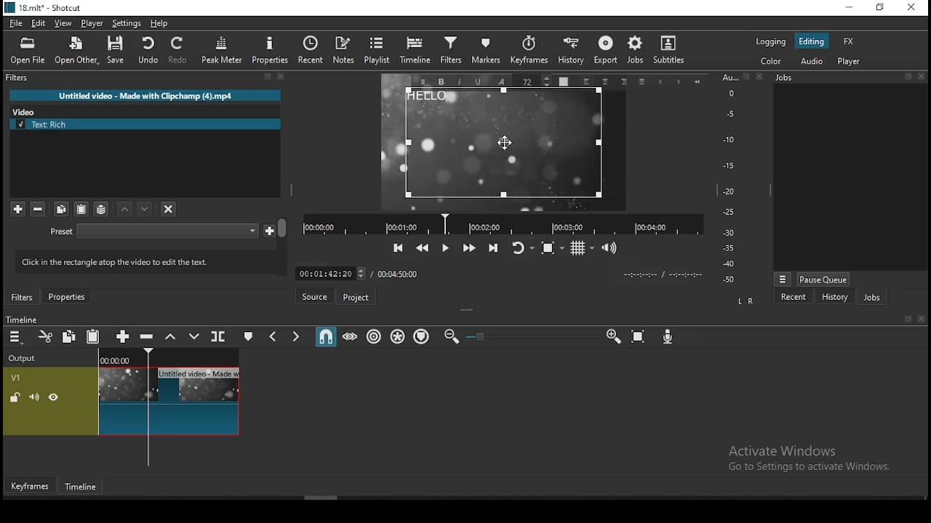 The image size is (931, 523). Describe the element at coordinates (167, 231) in the screenshot. I see `Preset Selection` at that location.